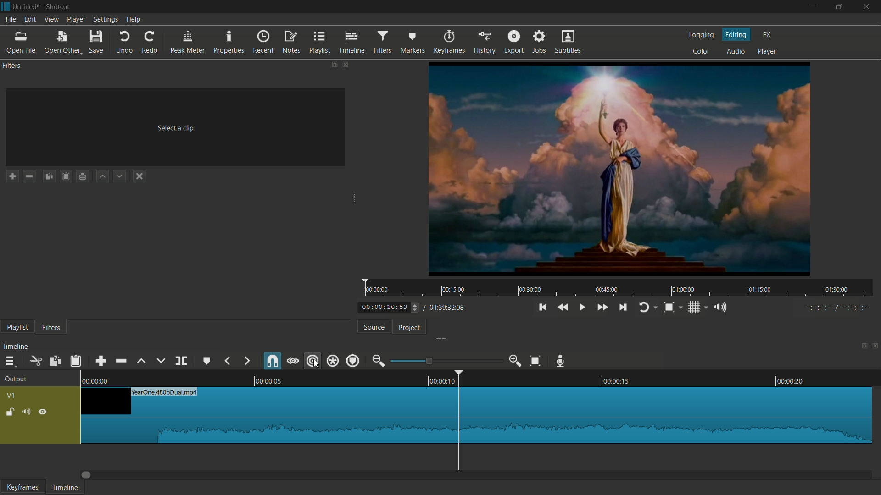 This screenshot has width=881, height=495. What do you see at coordinates (837, 308) in the screenshot?
I see `time` at bounding box center [837, 308].